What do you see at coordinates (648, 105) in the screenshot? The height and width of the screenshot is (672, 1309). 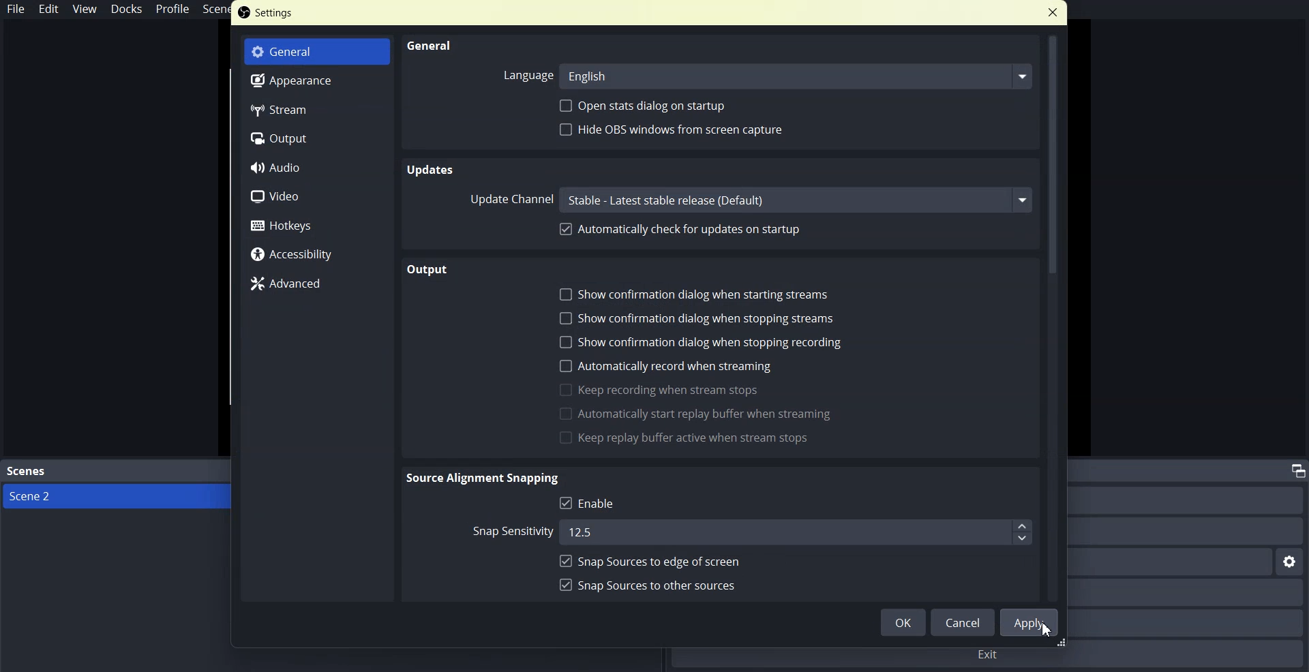 I see `Open stats dialogue on startup` at bounding box center [648, 105].